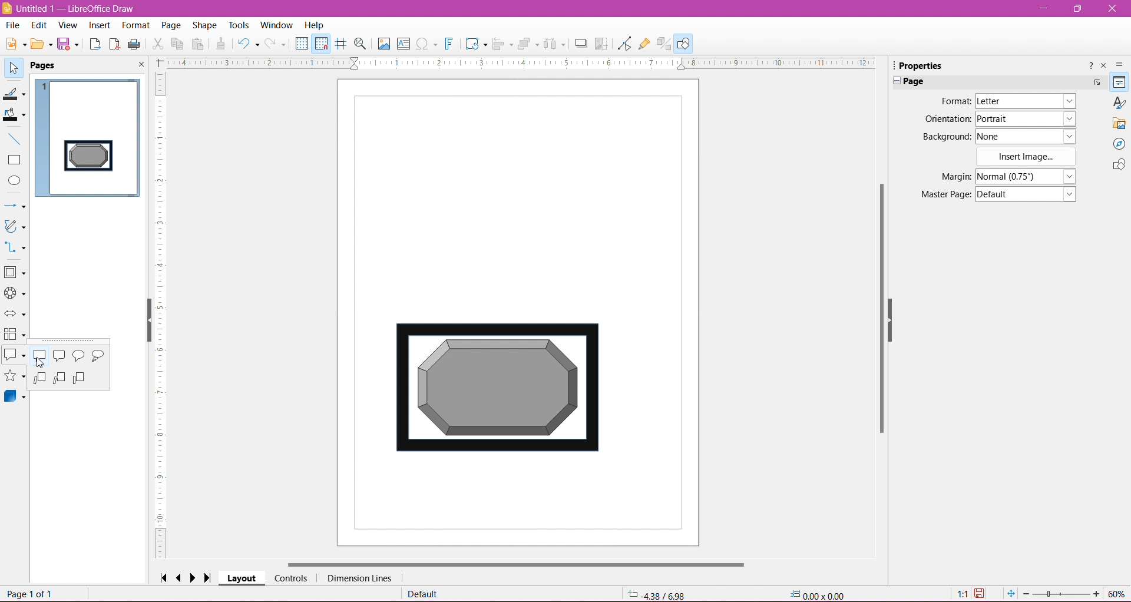  Describe the element at coordinates (204, 25) in the screenshot. I see `Shape` at that location.